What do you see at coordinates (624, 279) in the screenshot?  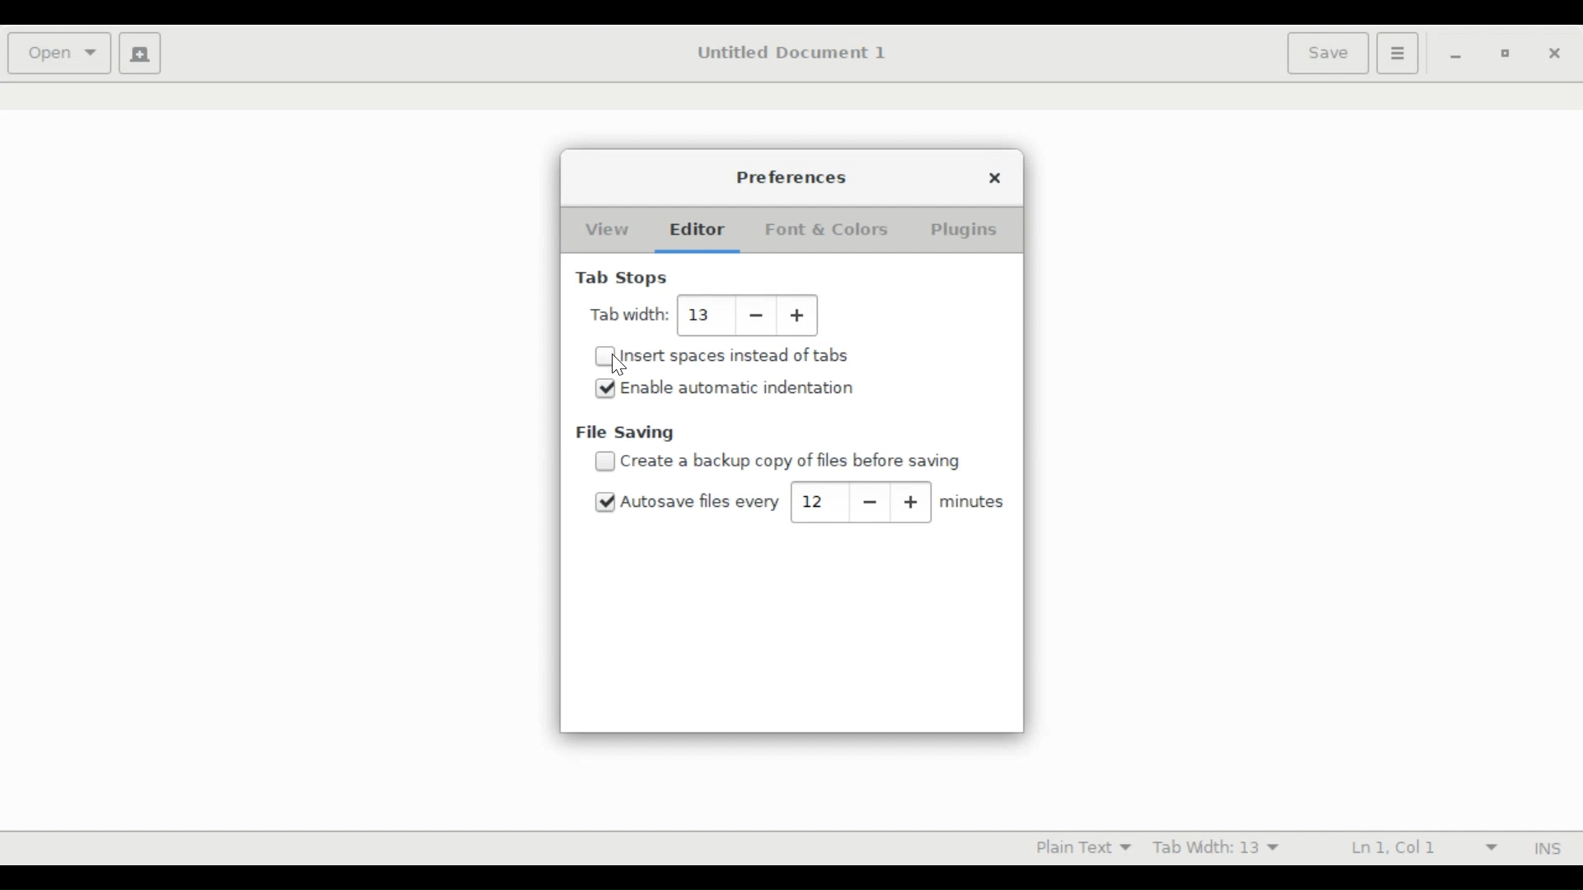 I see `Tab Stops` at bounding box center [624, 279].